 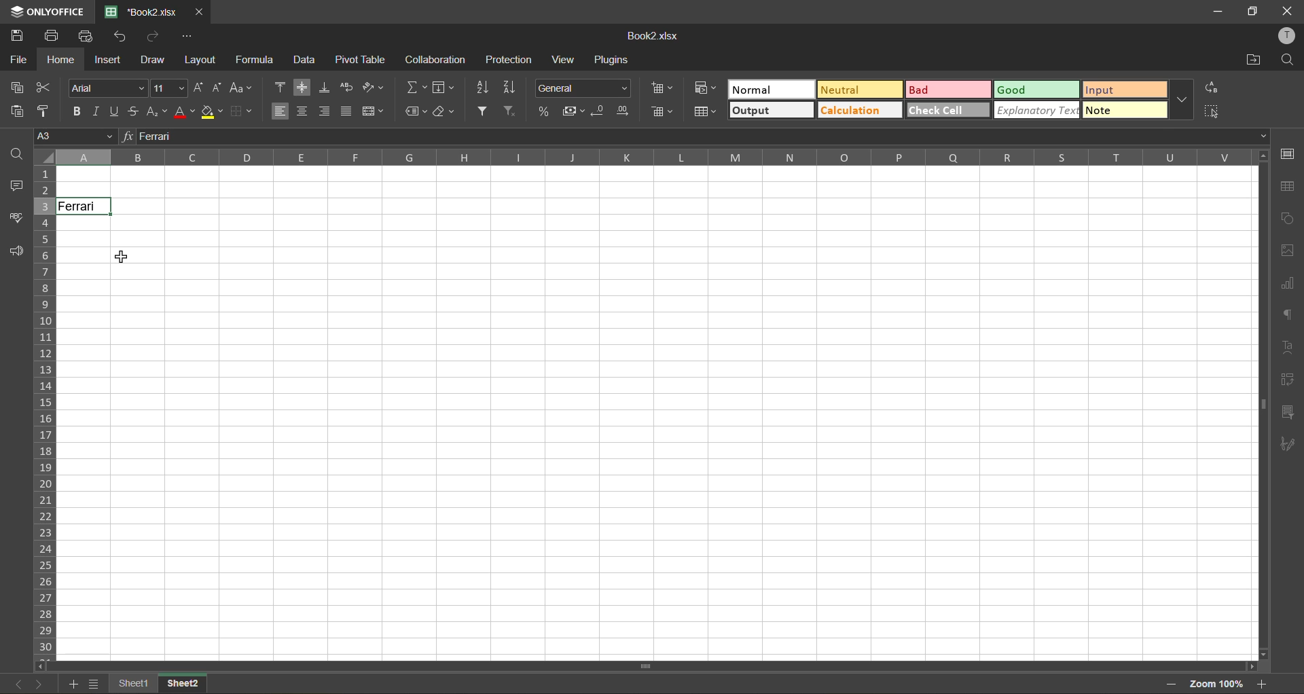 I want to click on home, so click(x=62, y=60).